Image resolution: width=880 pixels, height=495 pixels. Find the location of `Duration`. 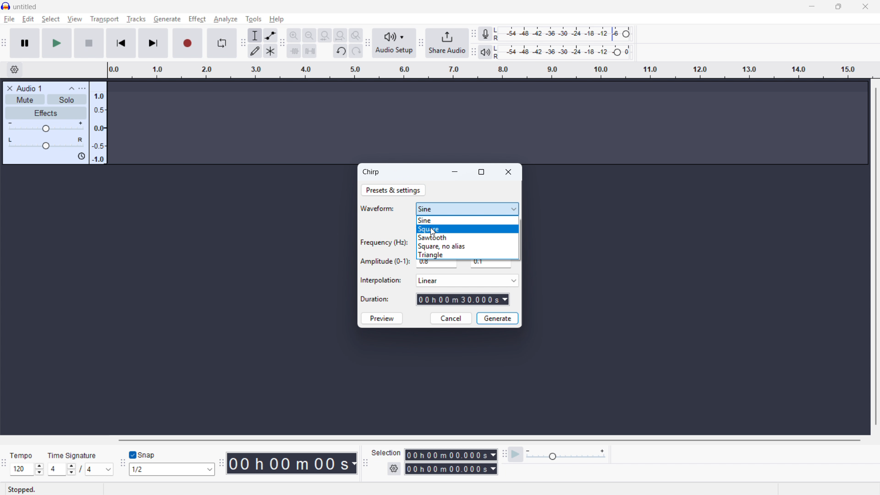

Duration is located at coordinates (375, 299).